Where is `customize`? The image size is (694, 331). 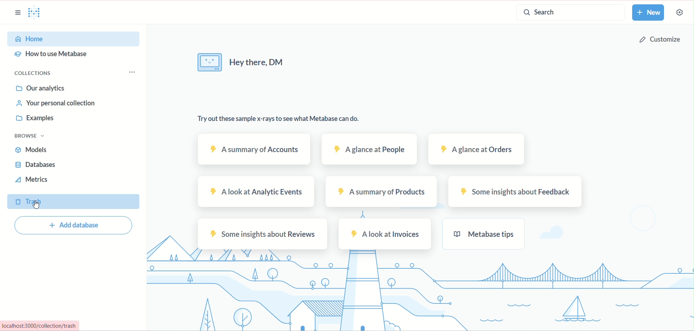
customize is located at coordinates (658, 40).